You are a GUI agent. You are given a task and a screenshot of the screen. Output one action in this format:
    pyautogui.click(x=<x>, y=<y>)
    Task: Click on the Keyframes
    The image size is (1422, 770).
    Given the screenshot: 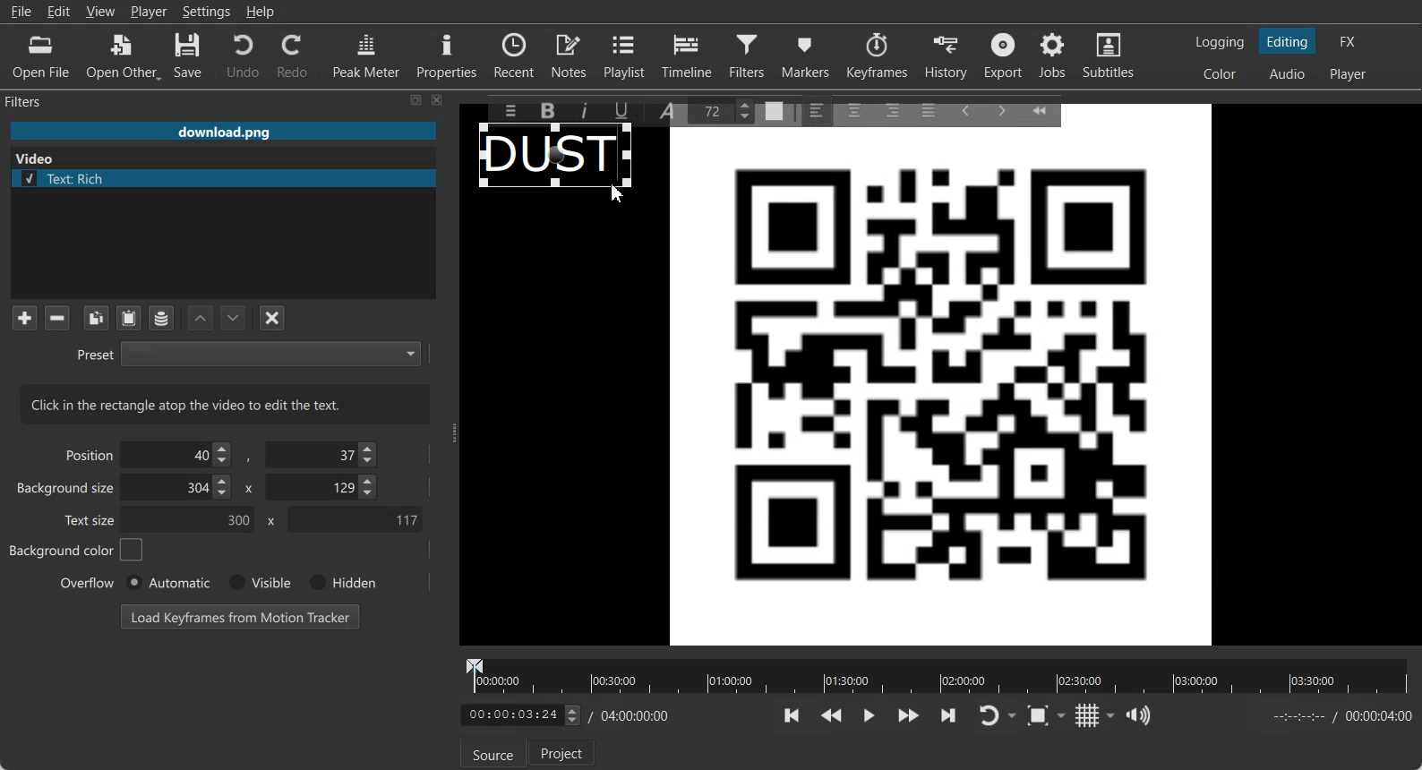 What is the action you would take?
    pyautogui.click(x=877, y=55)
    